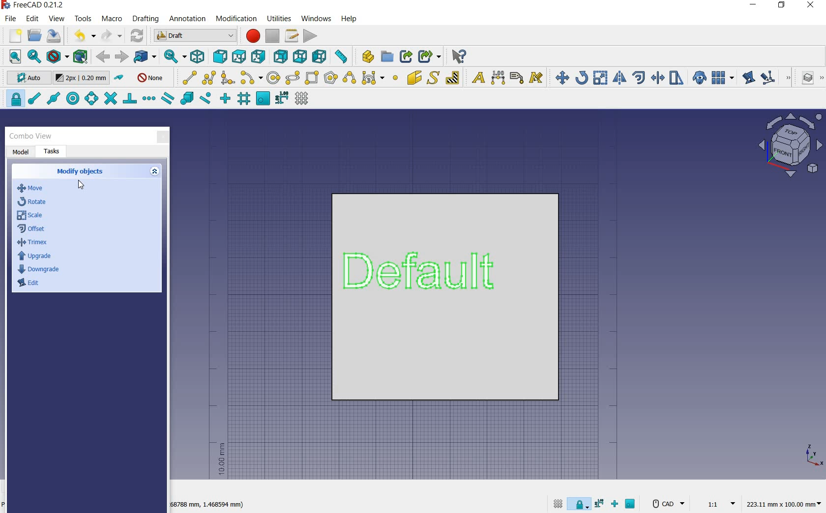 This screenshot has width=826, height=513. Describe the element at coordinates (273, 36) in the screenshot. I see `stop macro recording` at that location.